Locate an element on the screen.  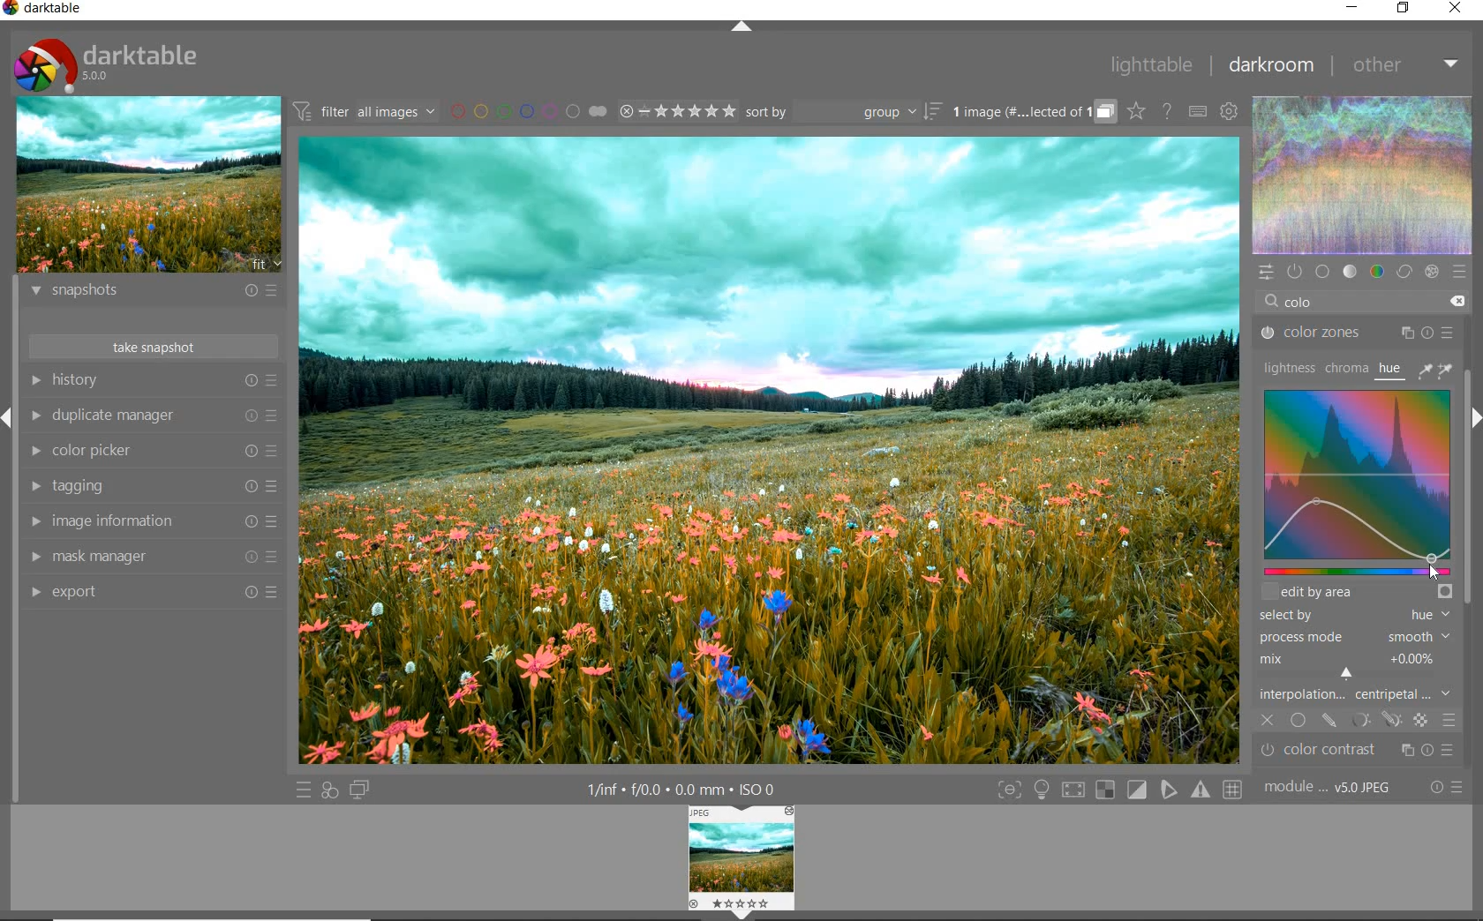
set keyboard shortcuts is located at coordinates (1196, 112).